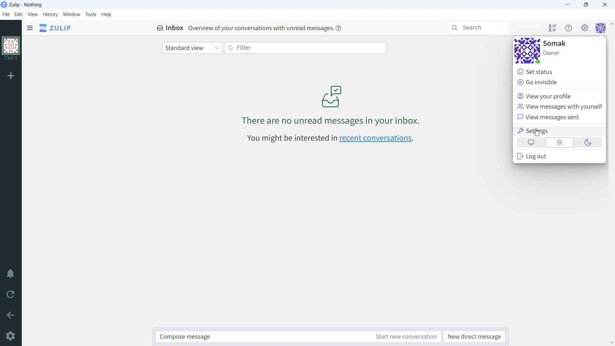 The image size is (615, 346). What do you see at coordinates (12, 49) in the screenshot?
I see `organization` at bounding box center [12, 49].